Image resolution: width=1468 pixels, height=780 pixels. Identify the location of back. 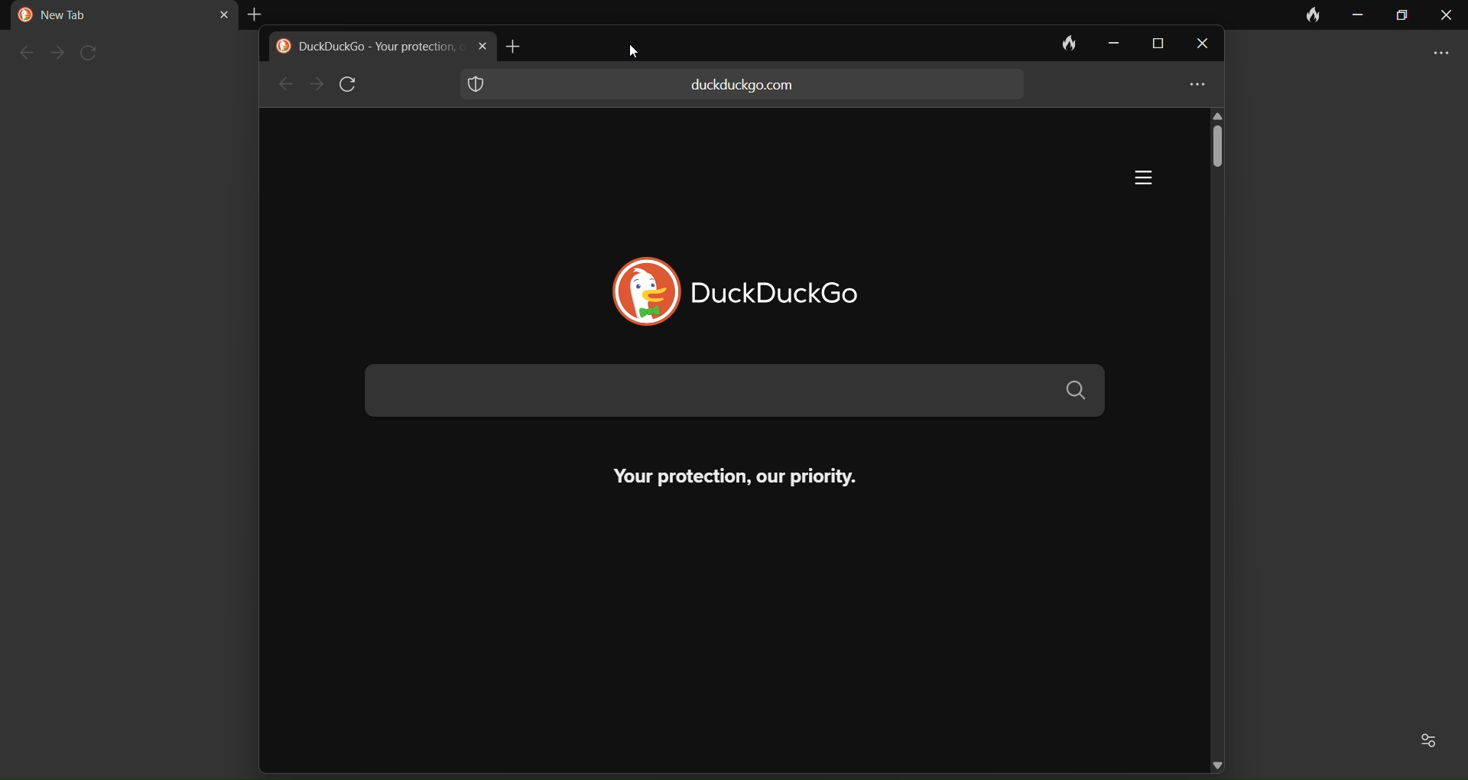
(21, 54).